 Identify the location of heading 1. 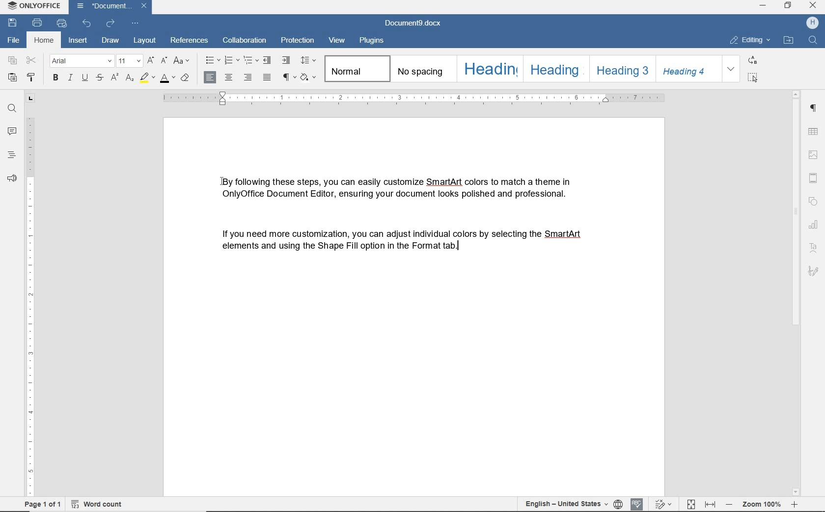
(489, 68).